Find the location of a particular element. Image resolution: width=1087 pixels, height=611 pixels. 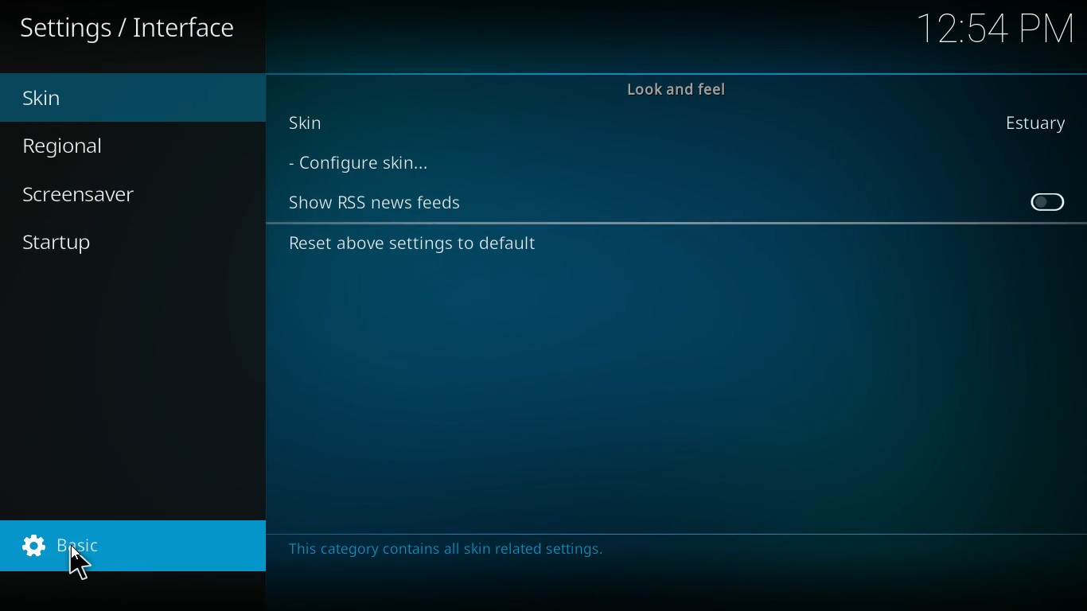

look and feel is located at coordinates (680, 87).